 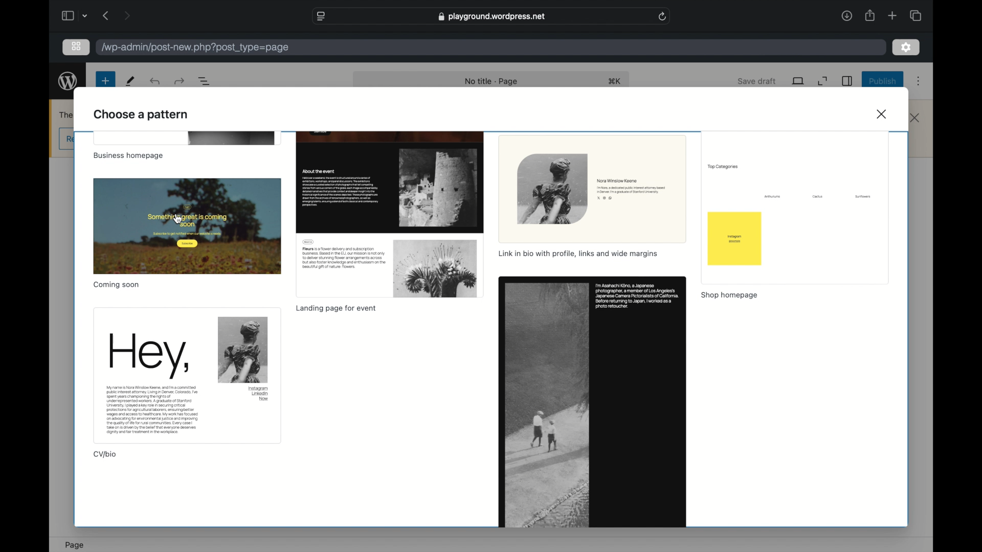 What do you see at coordinates (915, 15) in the screenshot?
I see `show tab overview` at bounding box center [915, 15].